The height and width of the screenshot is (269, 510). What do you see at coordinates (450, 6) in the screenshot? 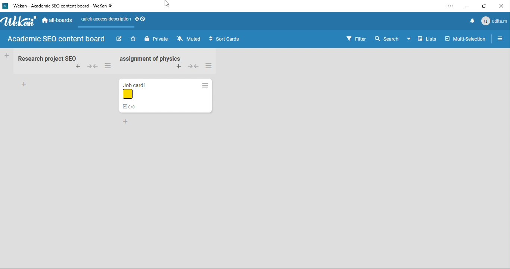
I see `settings and more` at bounding box center [450, 6].